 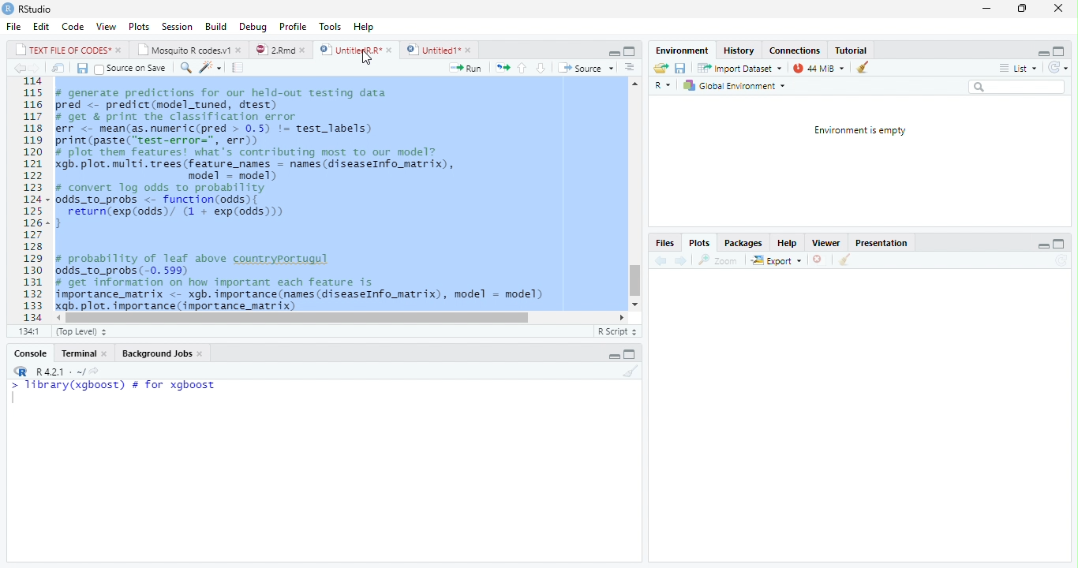 What do you see at coordinates (661, 67) in the screenshot?
I see `Open folder` at bounding box center [661, 67].